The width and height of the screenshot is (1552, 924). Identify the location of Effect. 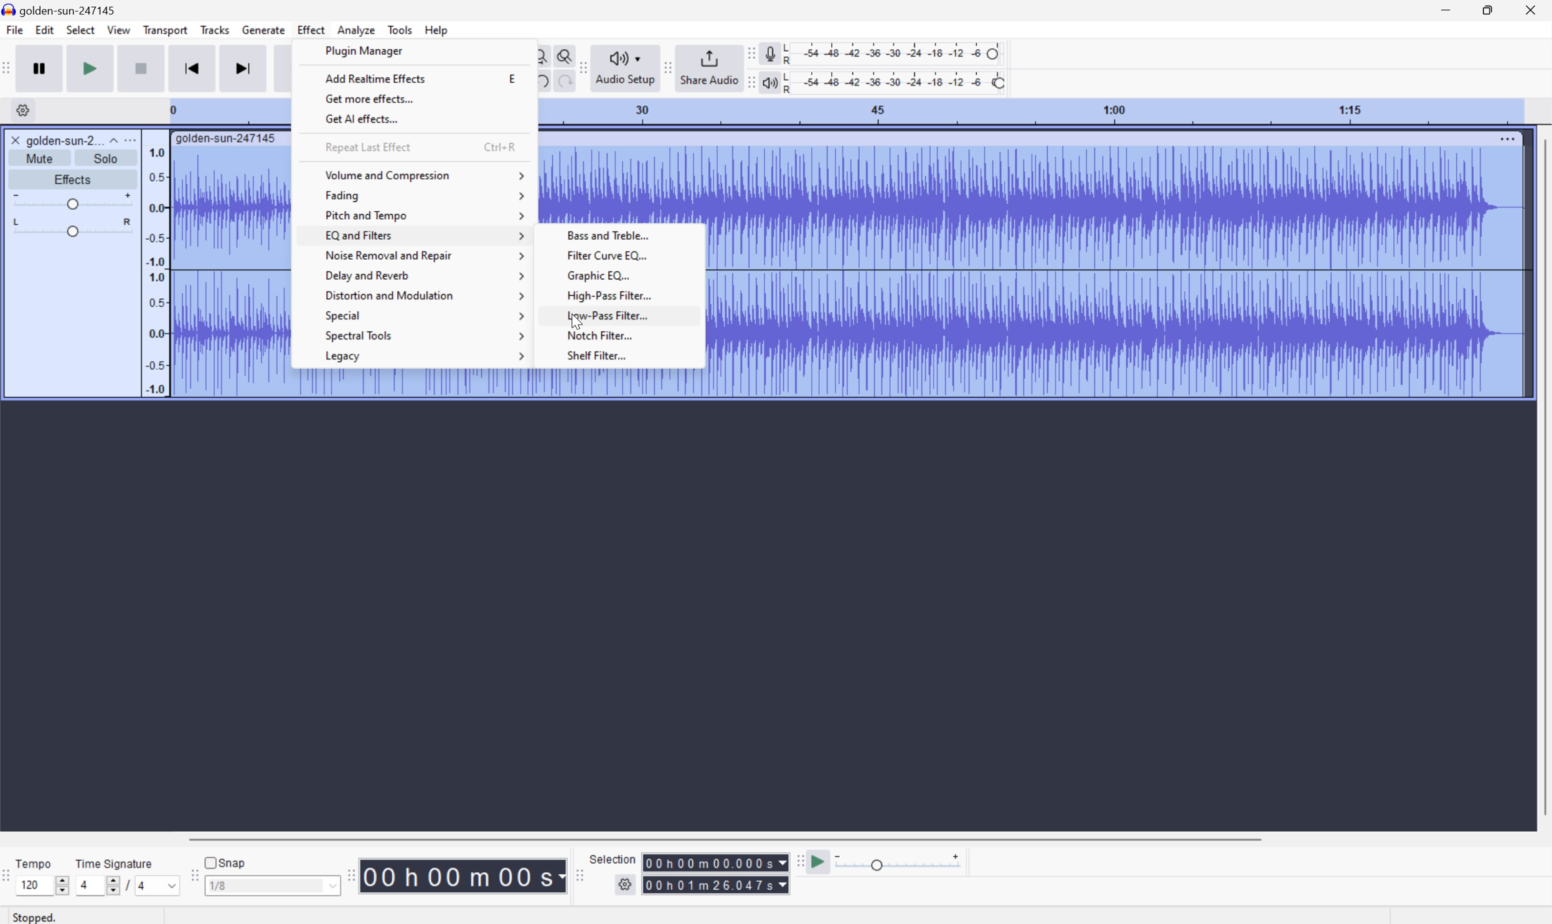
(311, 29).